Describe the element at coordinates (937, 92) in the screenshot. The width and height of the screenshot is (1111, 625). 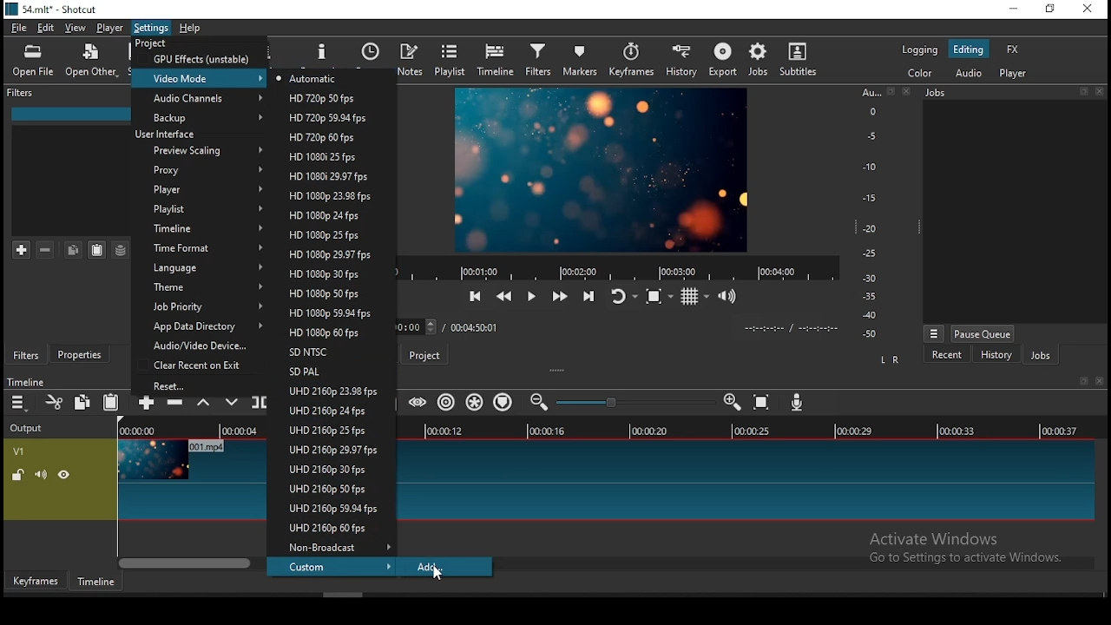
I see `jobs` at that location.